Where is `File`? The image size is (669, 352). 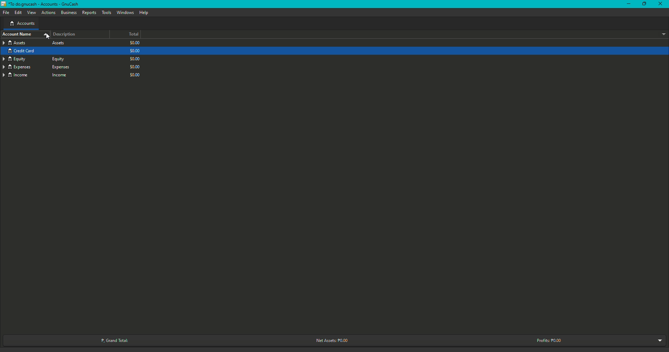 File is located at coordinates (5, 13).